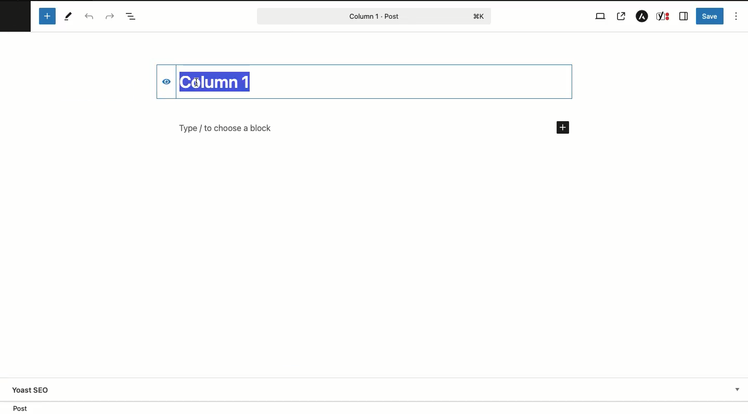  I want to click on Tools, so click(69, 16).